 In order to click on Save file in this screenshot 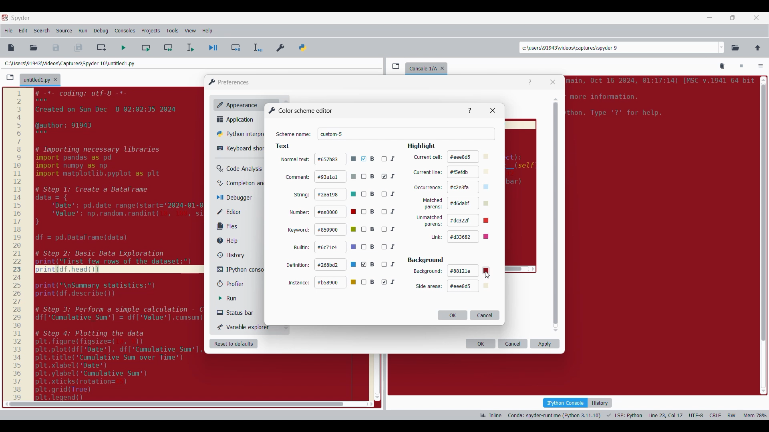, I will do `click(56, 48)`.